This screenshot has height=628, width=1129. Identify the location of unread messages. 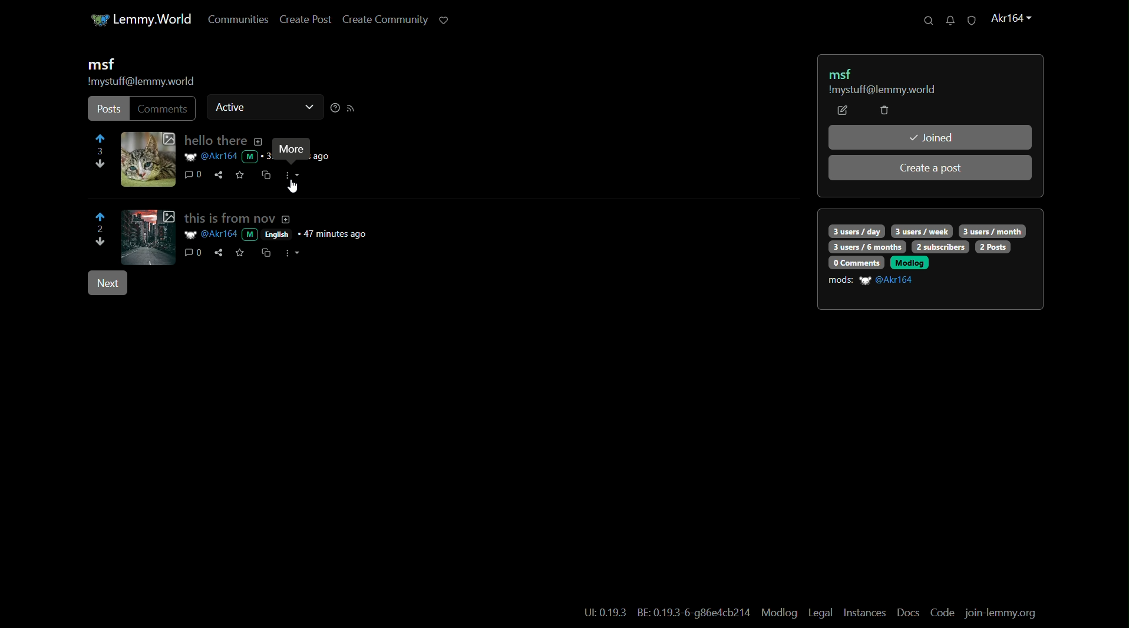
(947, 20).